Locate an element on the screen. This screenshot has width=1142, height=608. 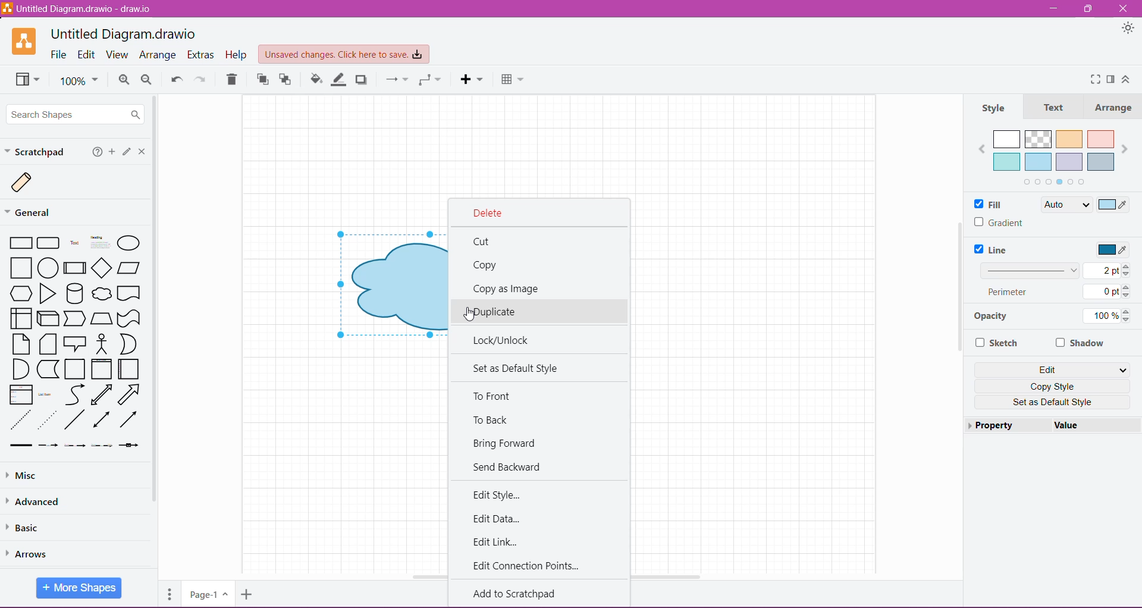
Untitled Diagram.draw.io is located at coordinates (124, 33).